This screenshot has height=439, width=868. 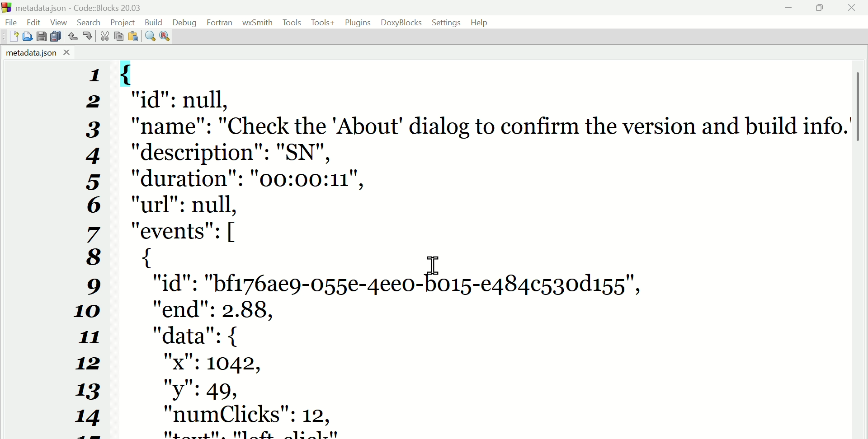 I want to click on Close, so click(x=852, y=8).